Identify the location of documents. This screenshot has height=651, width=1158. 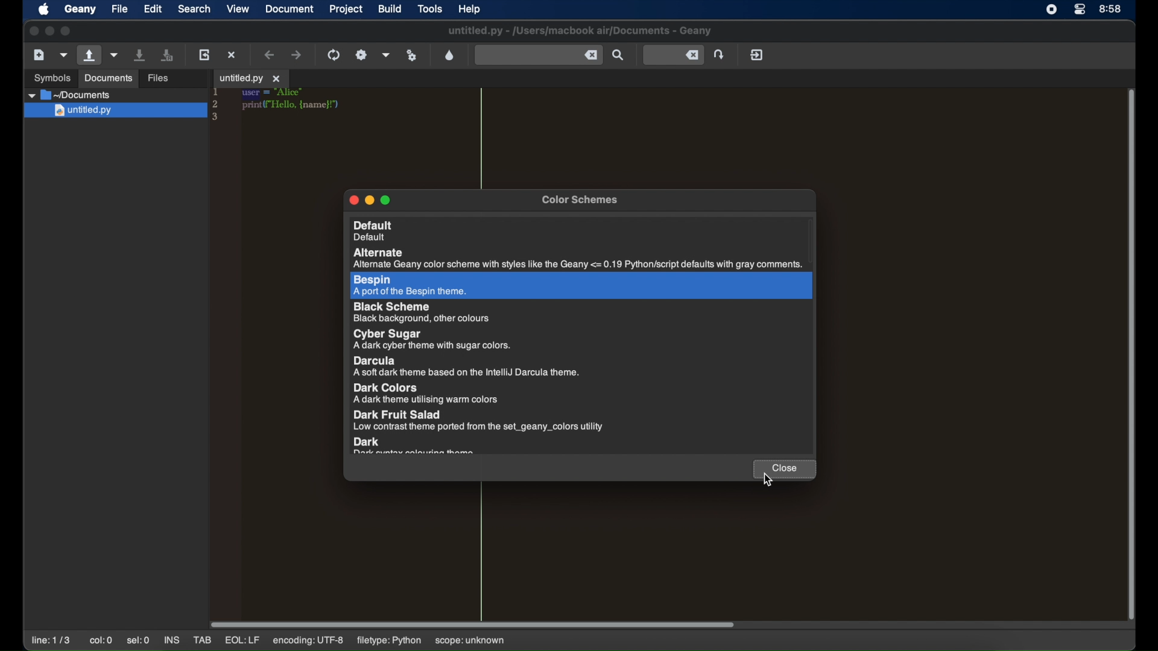
(108, 78).